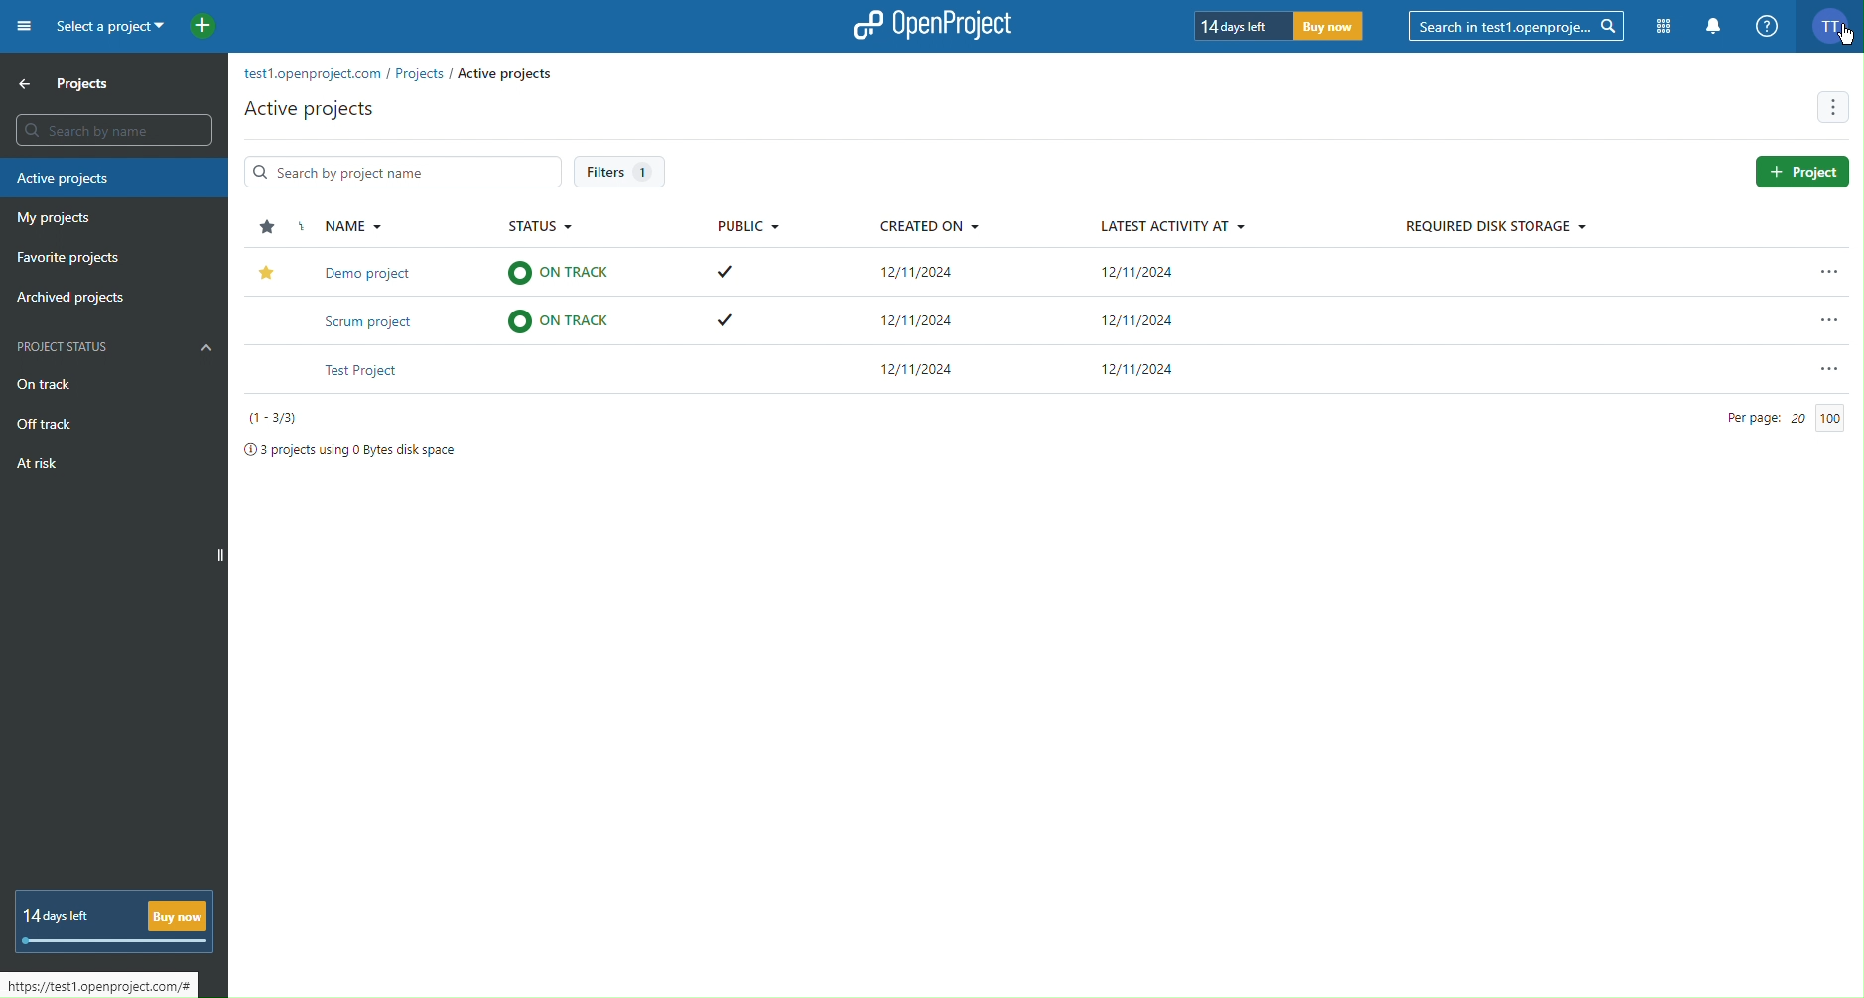 The width and height of the screenshot is (1864, 998). Describe the element at coordinates (373, 321) in the screenshot. I see `Scrum Project` at that location.